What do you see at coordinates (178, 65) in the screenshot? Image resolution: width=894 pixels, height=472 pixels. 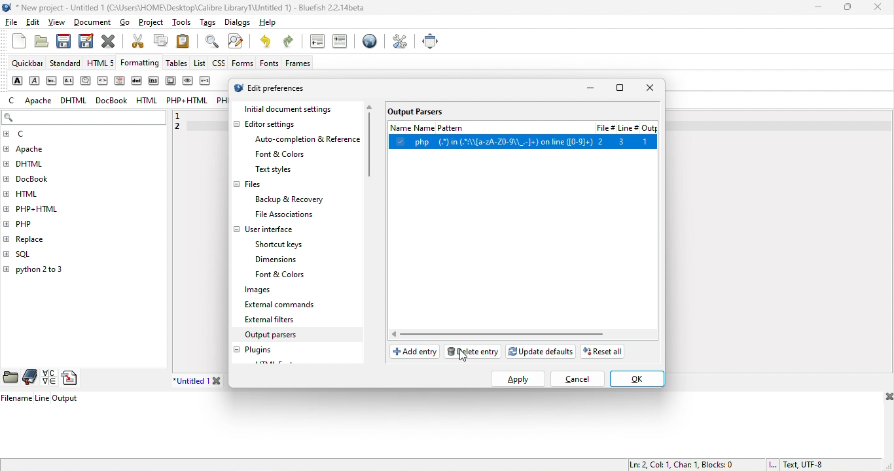 I see `tables` at bounding box center [178, 65].